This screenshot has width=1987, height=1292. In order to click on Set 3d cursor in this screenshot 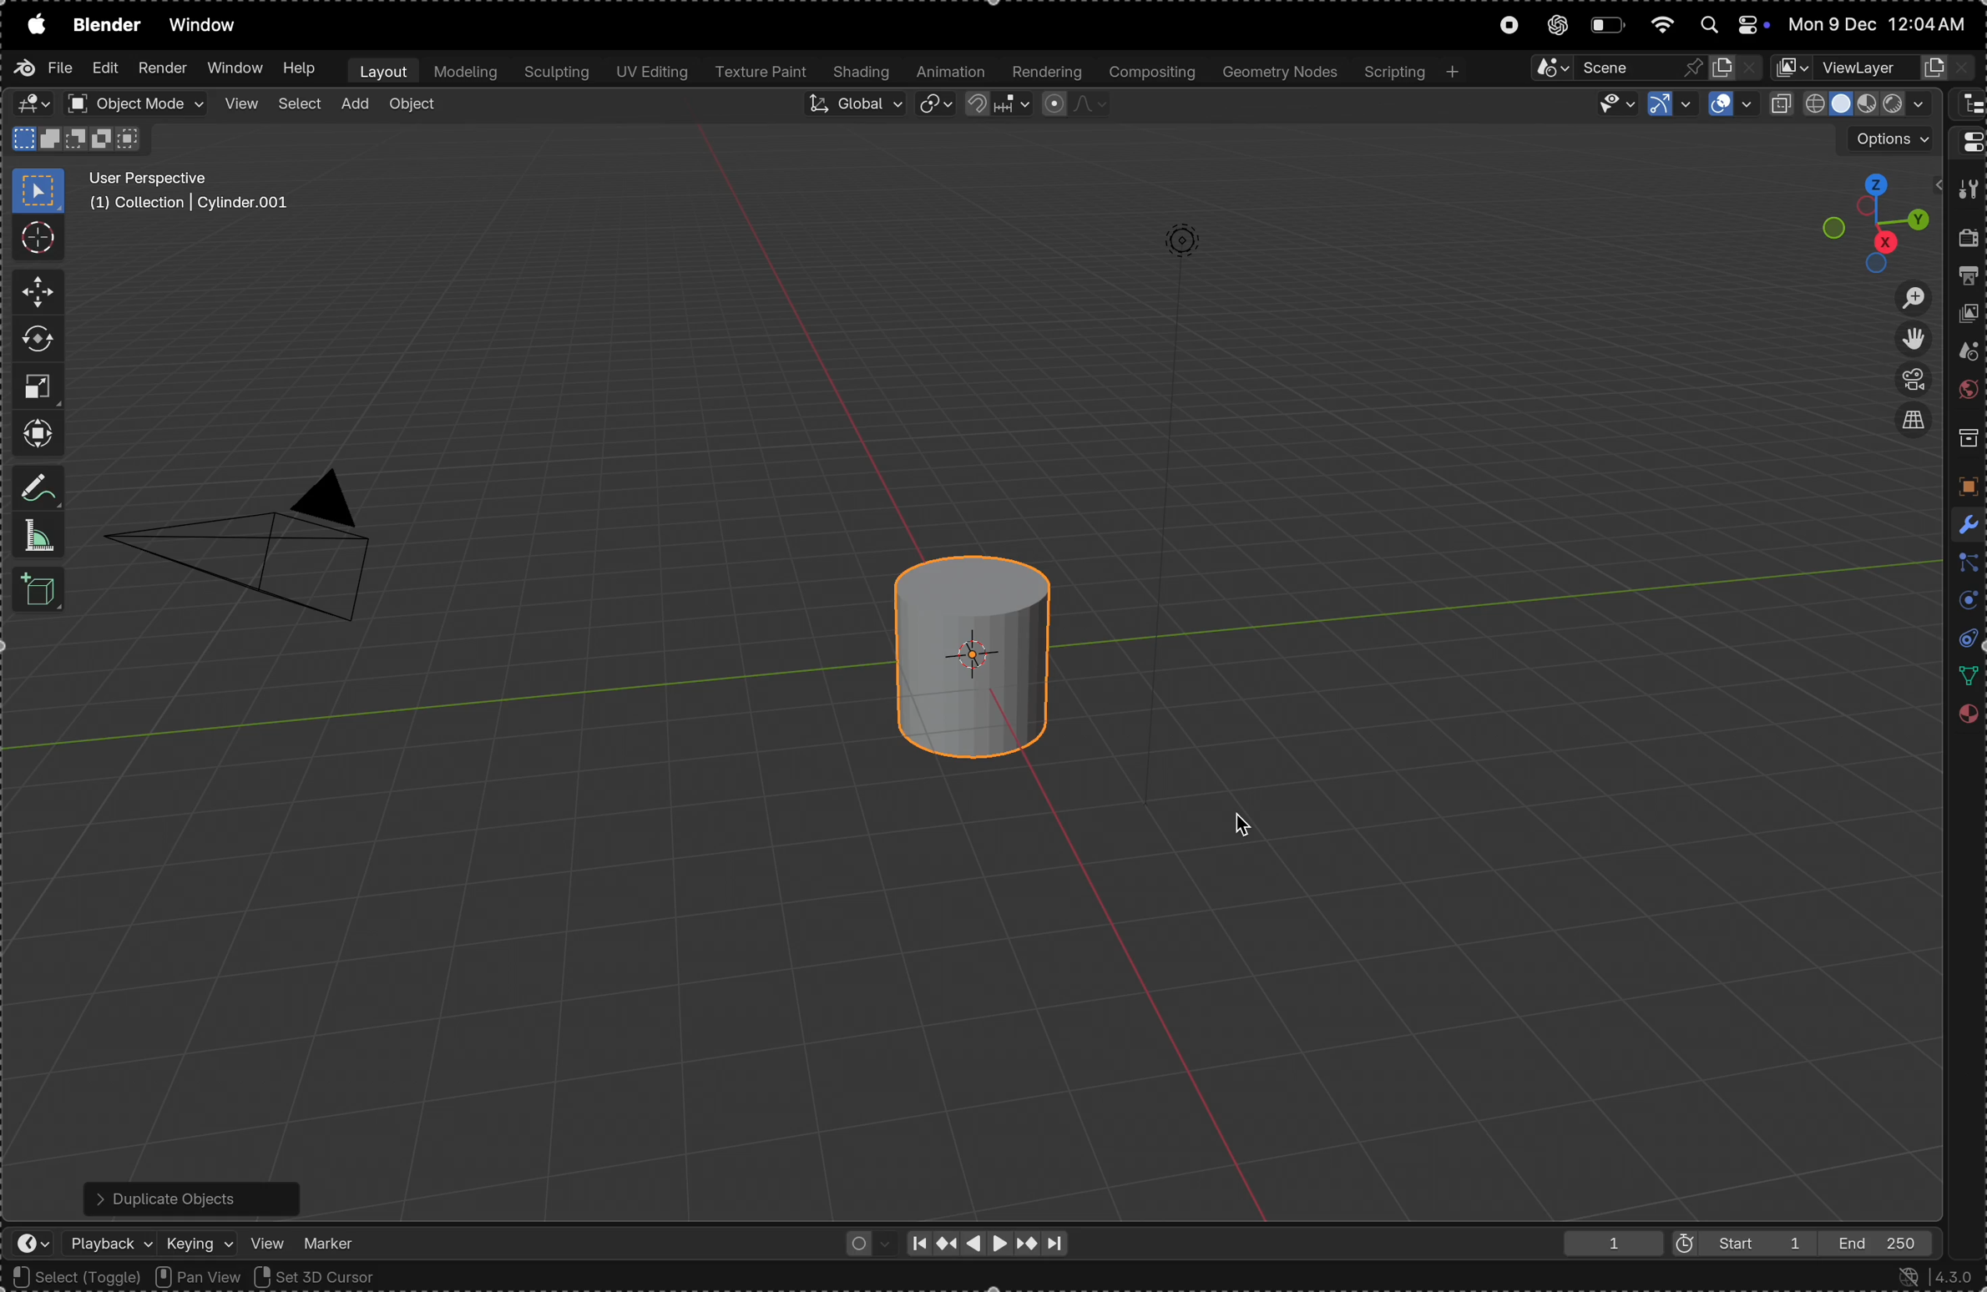, I will do `click(320, 1277)`.